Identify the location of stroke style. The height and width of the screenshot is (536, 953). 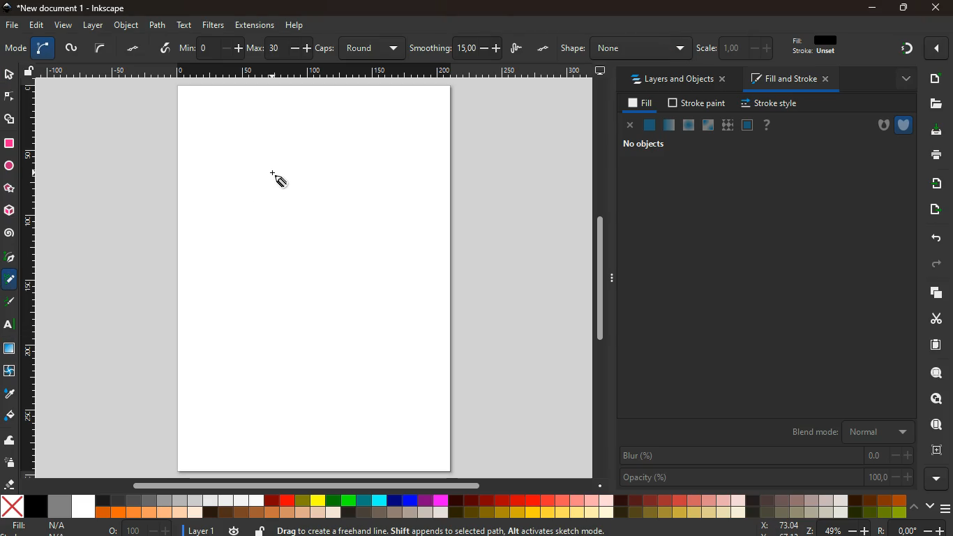
(772, 104).